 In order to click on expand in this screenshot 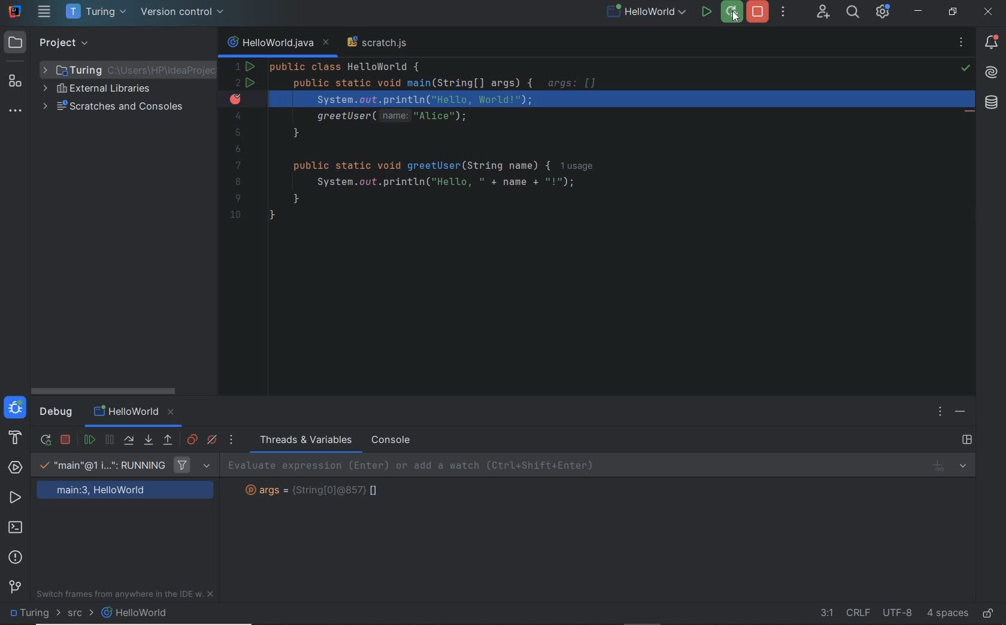, I will do `click(207, 466)`.